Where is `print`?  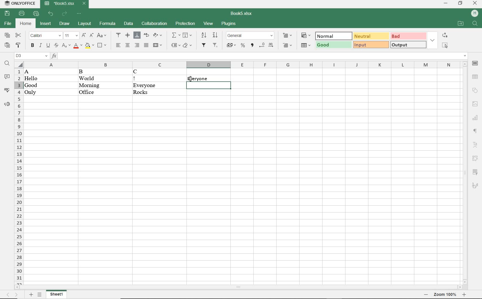
print is located at coordinates (22, 13).